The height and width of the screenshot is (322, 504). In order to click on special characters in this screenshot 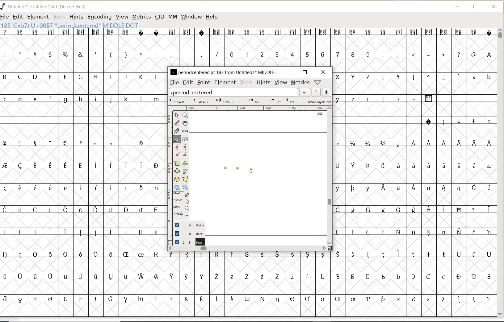, I will do `click(407, 101)`.